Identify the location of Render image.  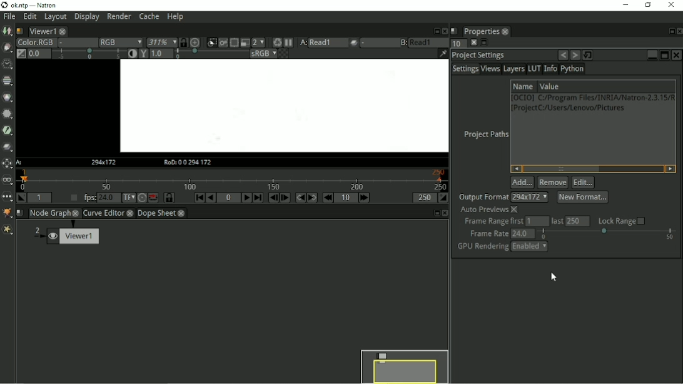
(223, 43).